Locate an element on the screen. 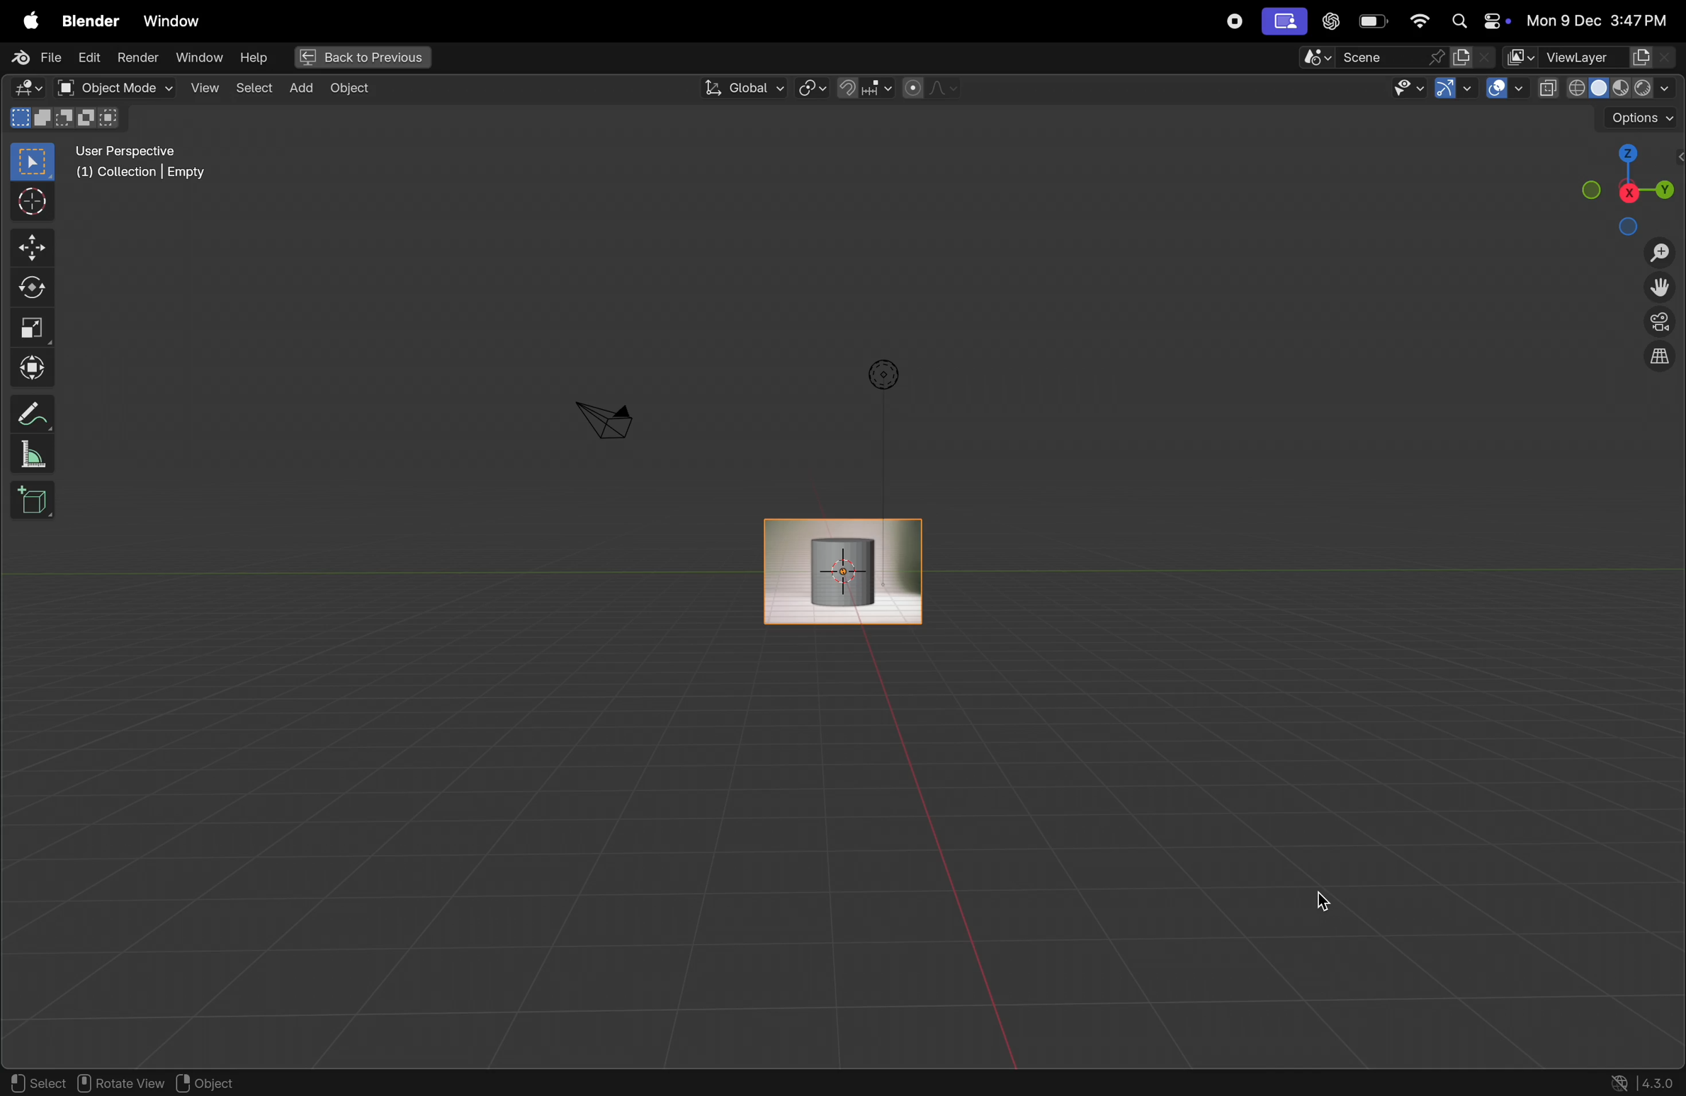  record is located at coordinates (1231, 21).